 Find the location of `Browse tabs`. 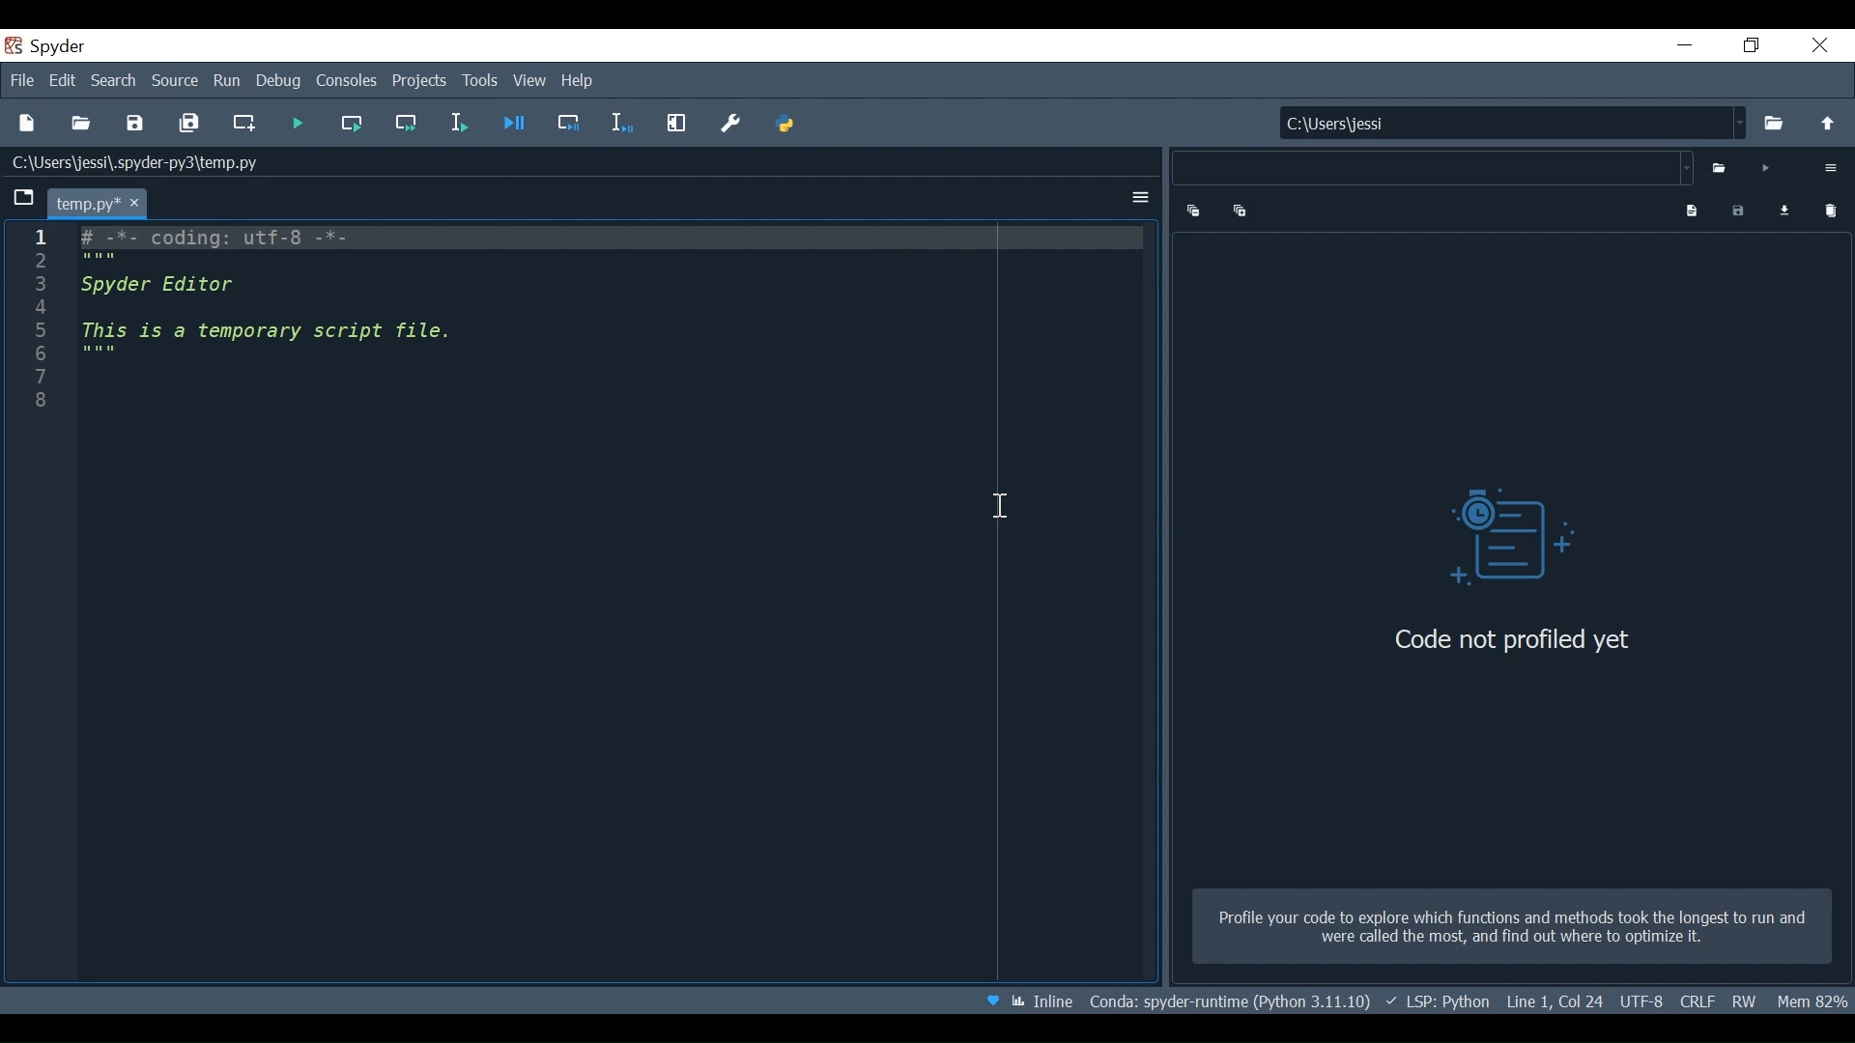

Browse tabs is located at coordinates (26, 201).